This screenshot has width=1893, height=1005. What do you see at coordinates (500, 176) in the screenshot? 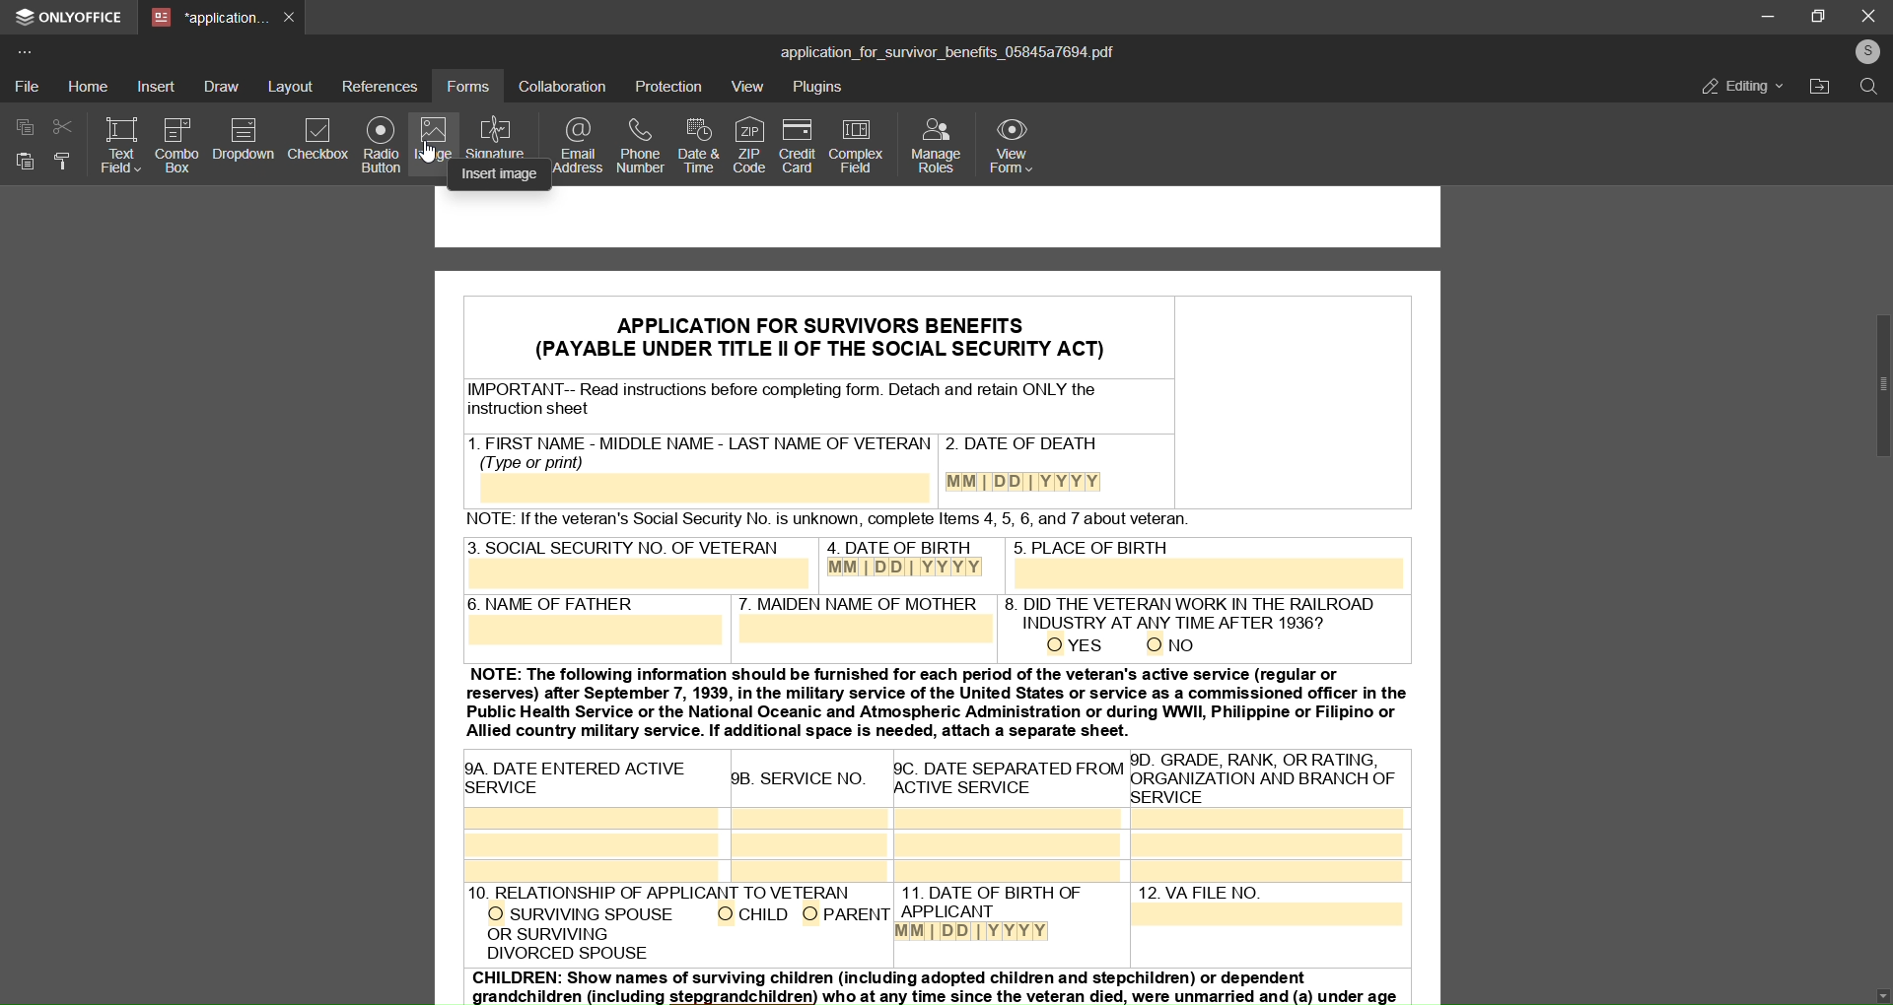
I see `insert image` at bounding box center [500, 176].